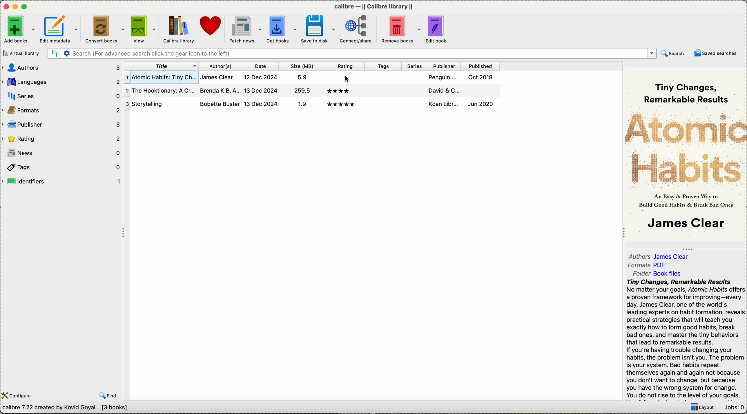  What do you see at coordinates (717, 54) in the screenshot?
I see `saved searches` at bounding box center [717, 54].